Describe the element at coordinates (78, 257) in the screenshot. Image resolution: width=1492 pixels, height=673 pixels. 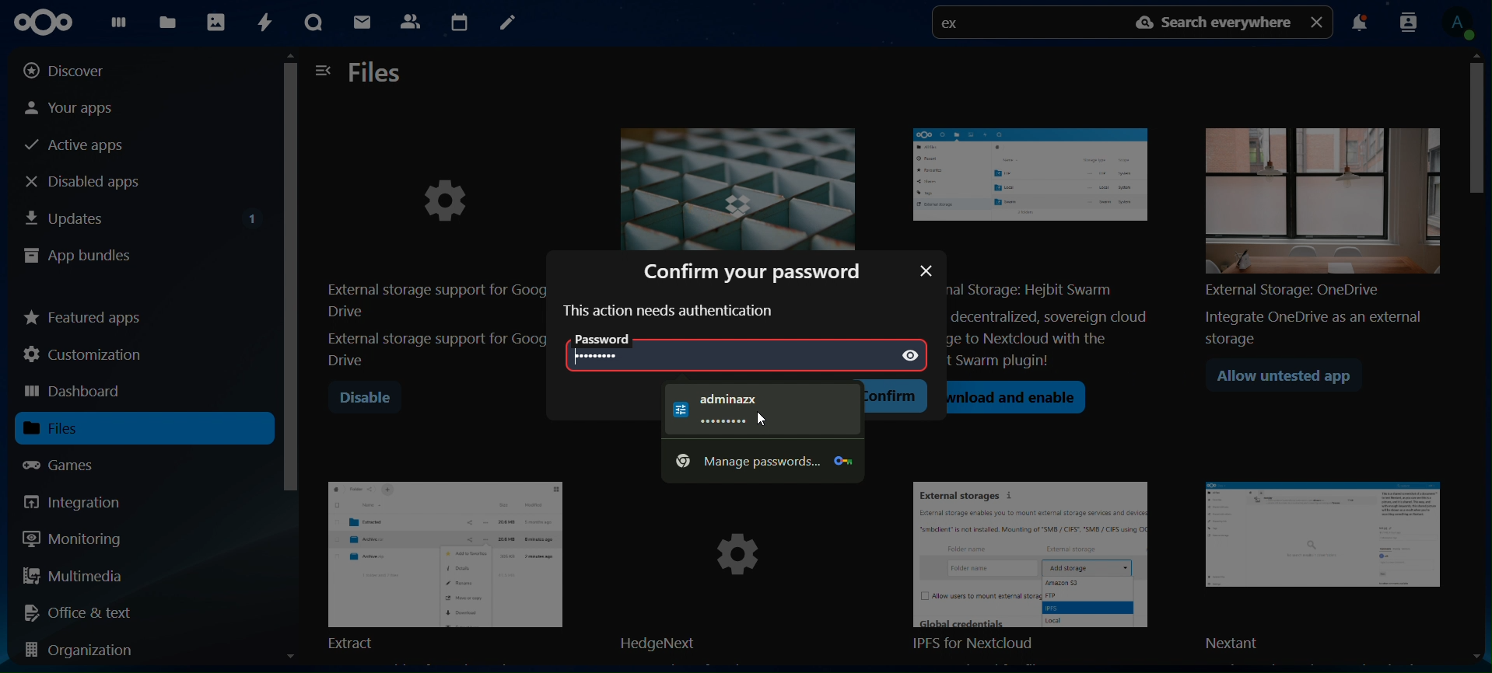
I see `app bundles` at that location.